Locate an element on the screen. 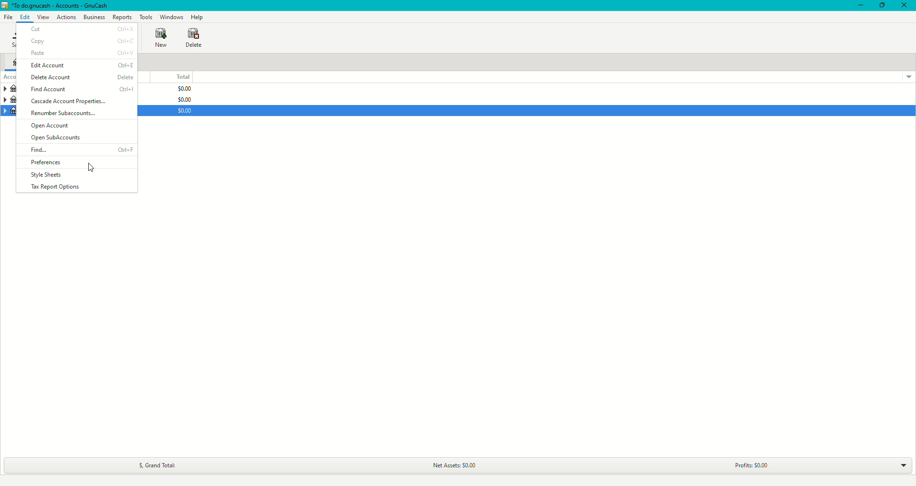 This screenshot has height=486, width=916. cursor is located at coordinates (92, 167).